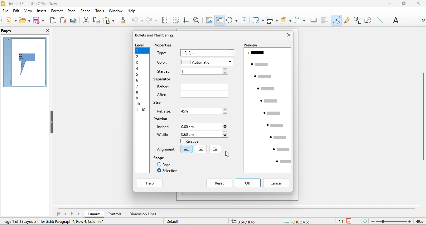  I want to click on pages, so click(8, 31).